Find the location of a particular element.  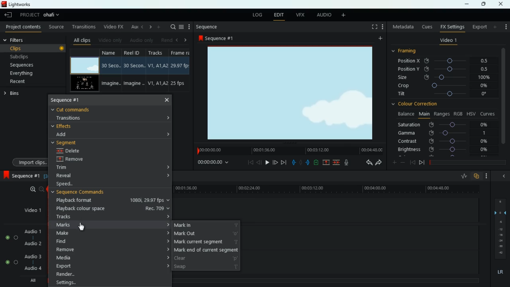

export is located at coordinates (479, 27).